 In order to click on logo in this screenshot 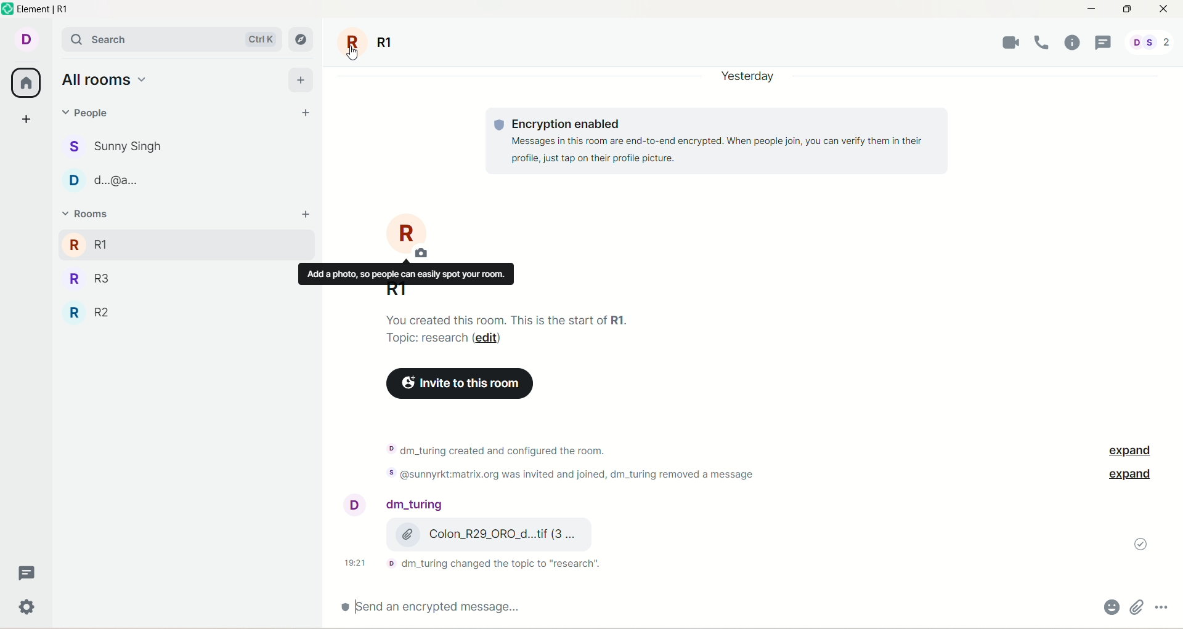, I will do `click(8, 9)`.